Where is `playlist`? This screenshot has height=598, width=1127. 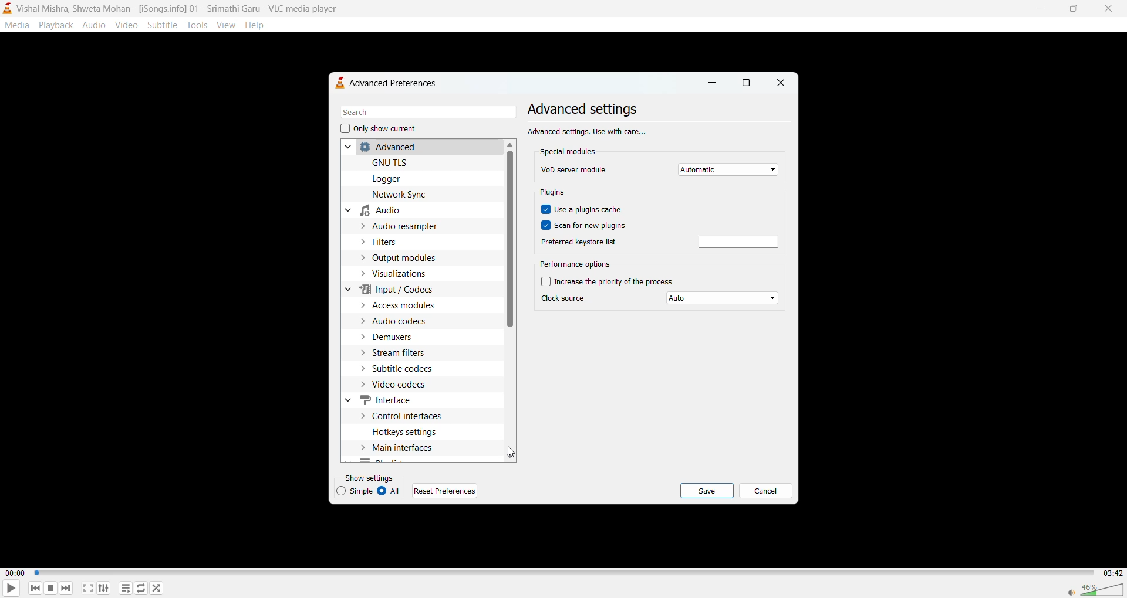
playlist is located at coordinates (127, 589).